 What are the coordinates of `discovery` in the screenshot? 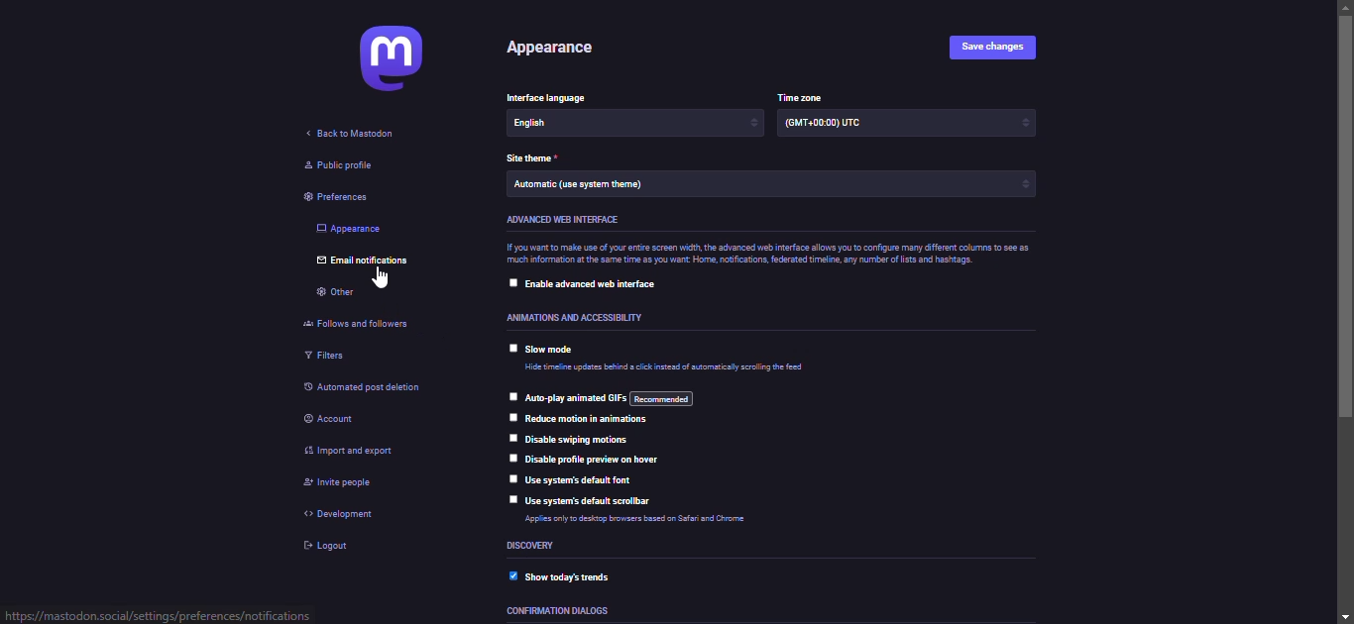 It's located at (531, 547).